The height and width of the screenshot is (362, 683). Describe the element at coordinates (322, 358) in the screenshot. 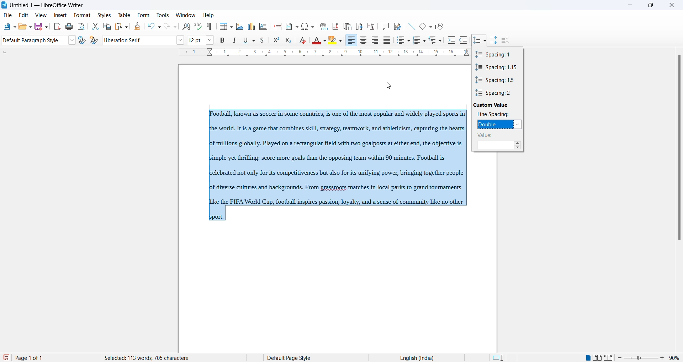

I see `page style` at that location.